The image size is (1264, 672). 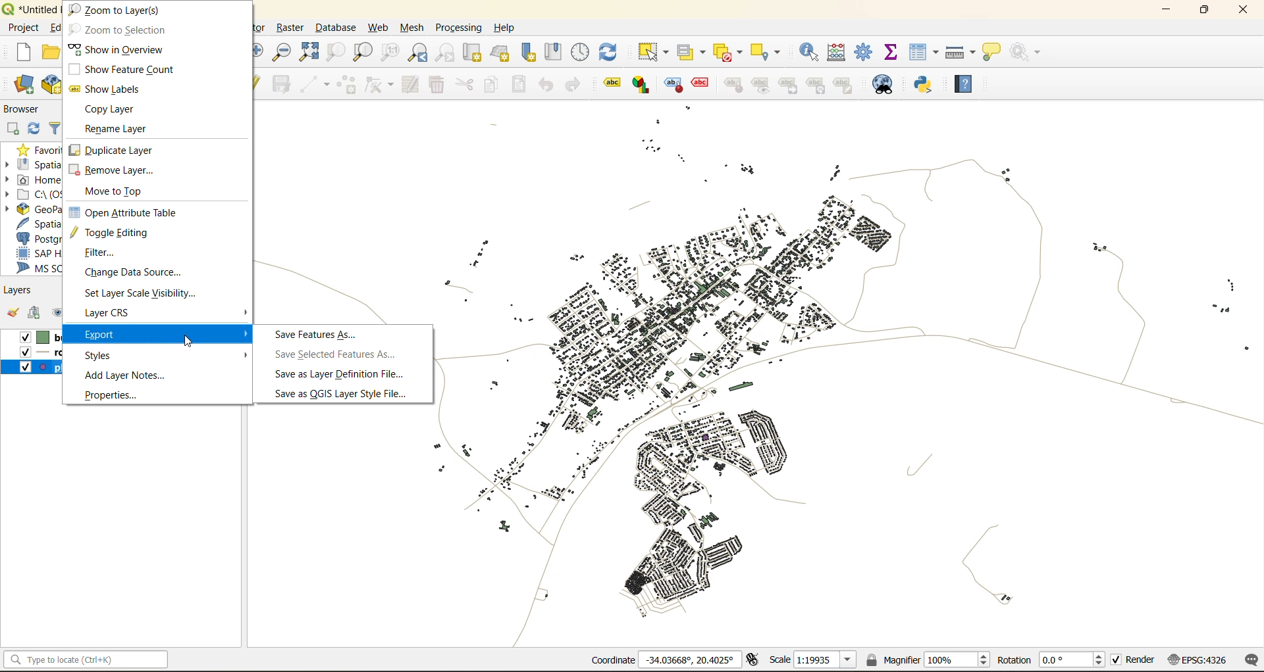 What do you see at coordinates (119, 49) in the screenshot?
I see `show in overview` at bounding box center [119, 49].